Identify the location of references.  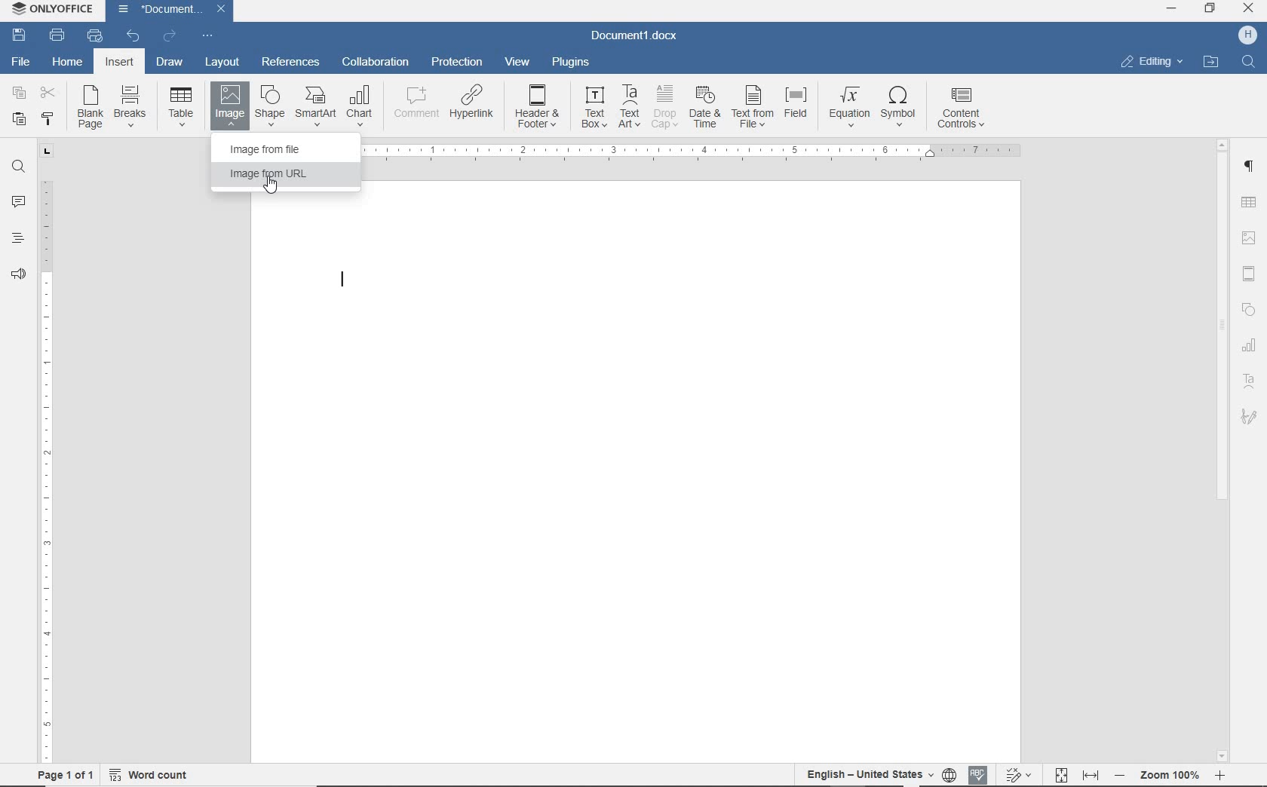
(292, 63).